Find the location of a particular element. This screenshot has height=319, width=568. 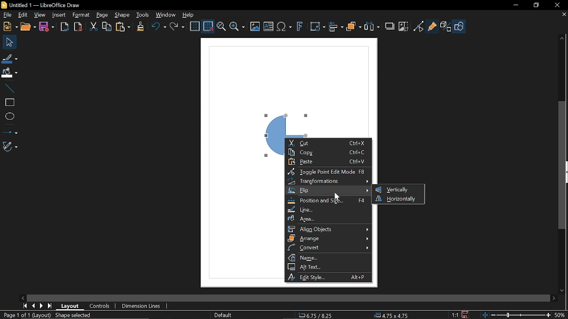

Controls is located at coordinates (100, 306).